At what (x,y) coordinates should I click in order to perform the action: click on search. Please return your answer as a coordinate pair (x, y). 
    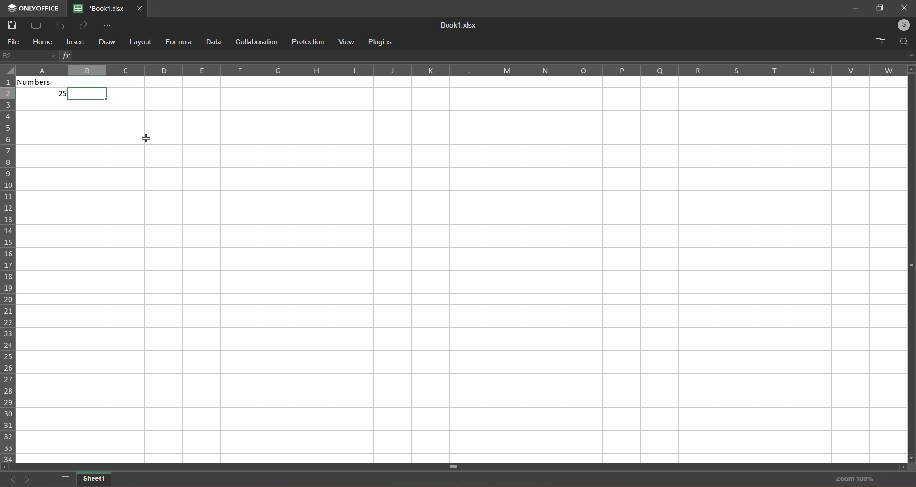
    Looking at the image, I should click on (905, 41).